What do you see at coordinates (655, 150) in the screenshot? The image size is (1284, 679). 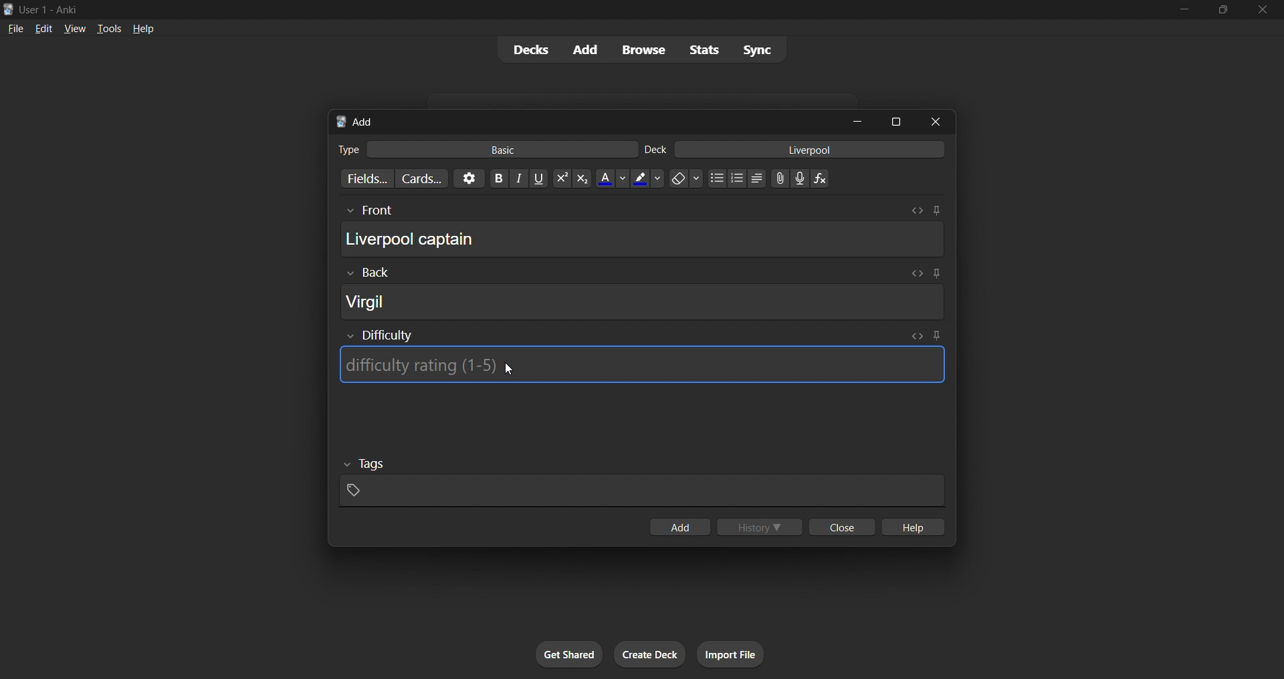 I see `Text` at bounding box center [655, 150].